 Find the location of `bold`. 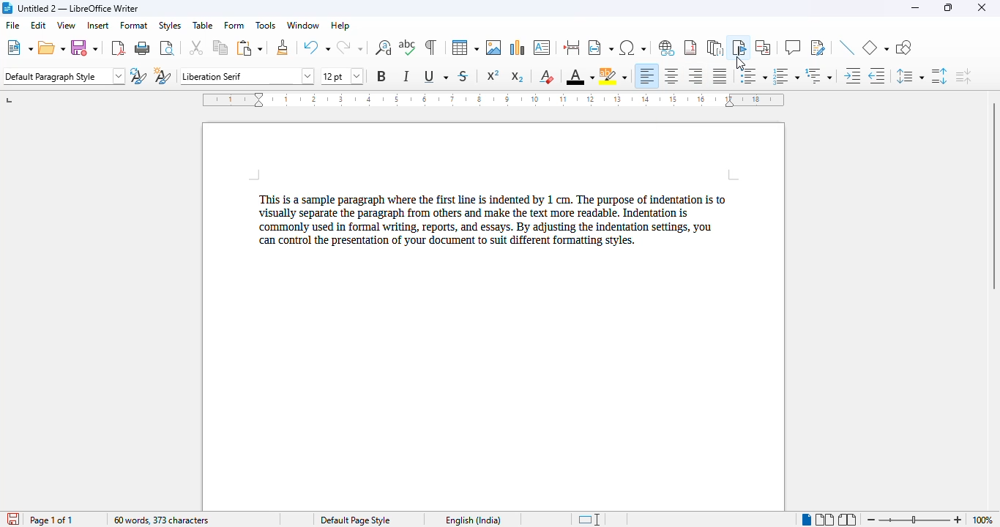

bold is located at coordinates (381, 76).